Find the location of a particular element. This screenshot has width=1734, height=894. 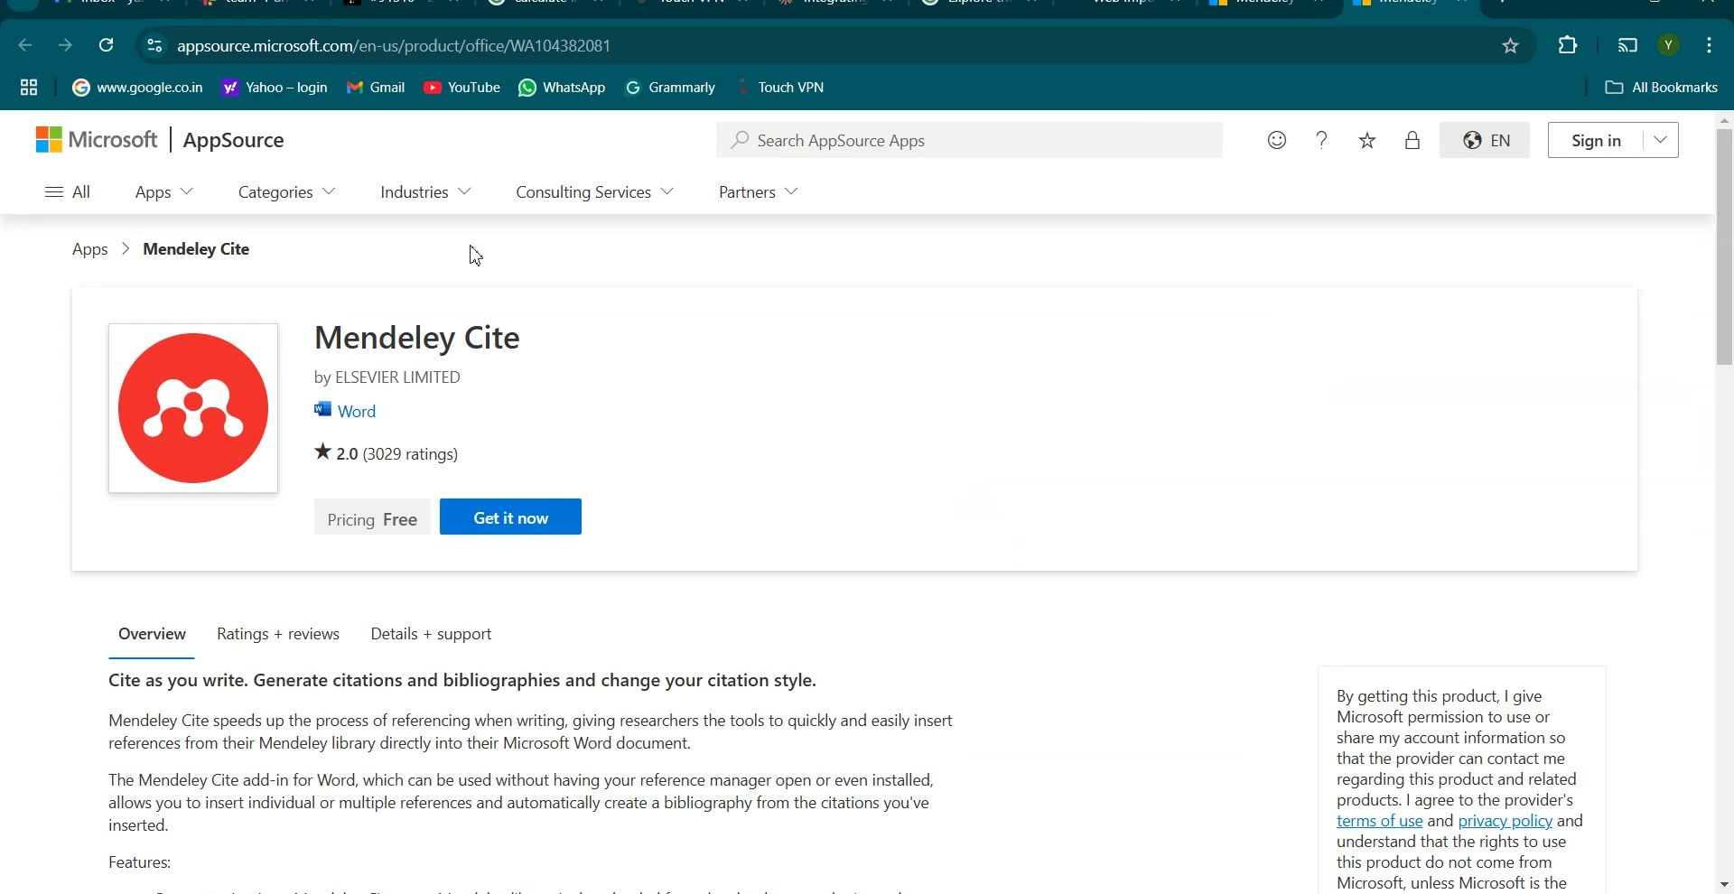

Billing country and language is located at coordinates (1488, 141).